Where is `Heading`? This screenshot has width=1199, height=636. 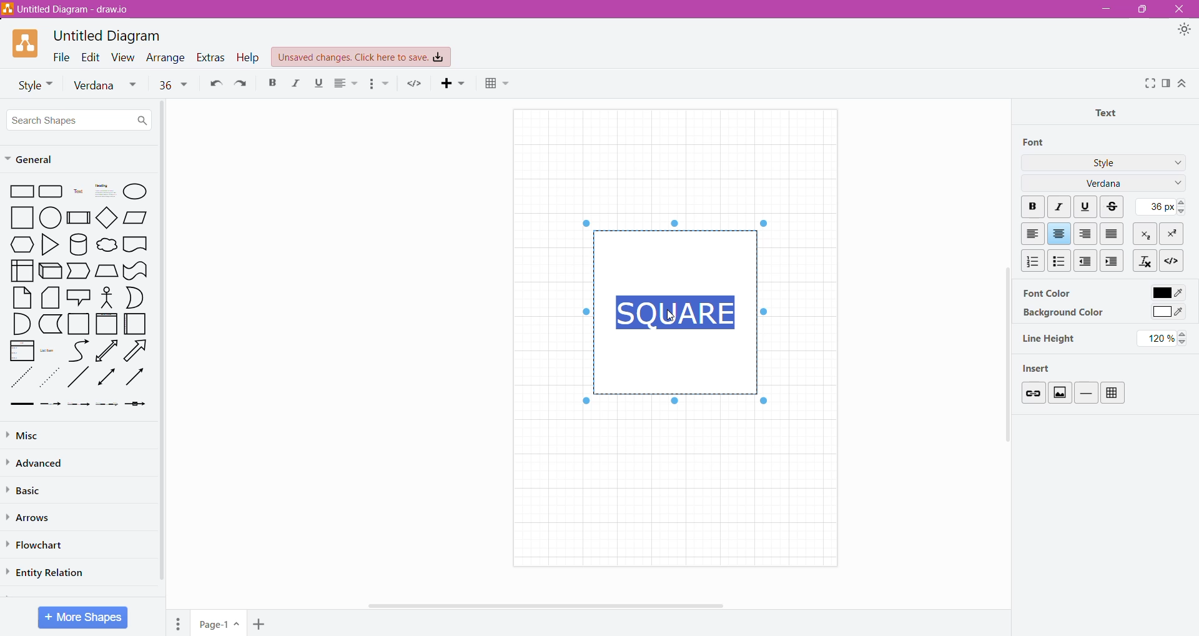 Heading is located at coordinates (104, 191).